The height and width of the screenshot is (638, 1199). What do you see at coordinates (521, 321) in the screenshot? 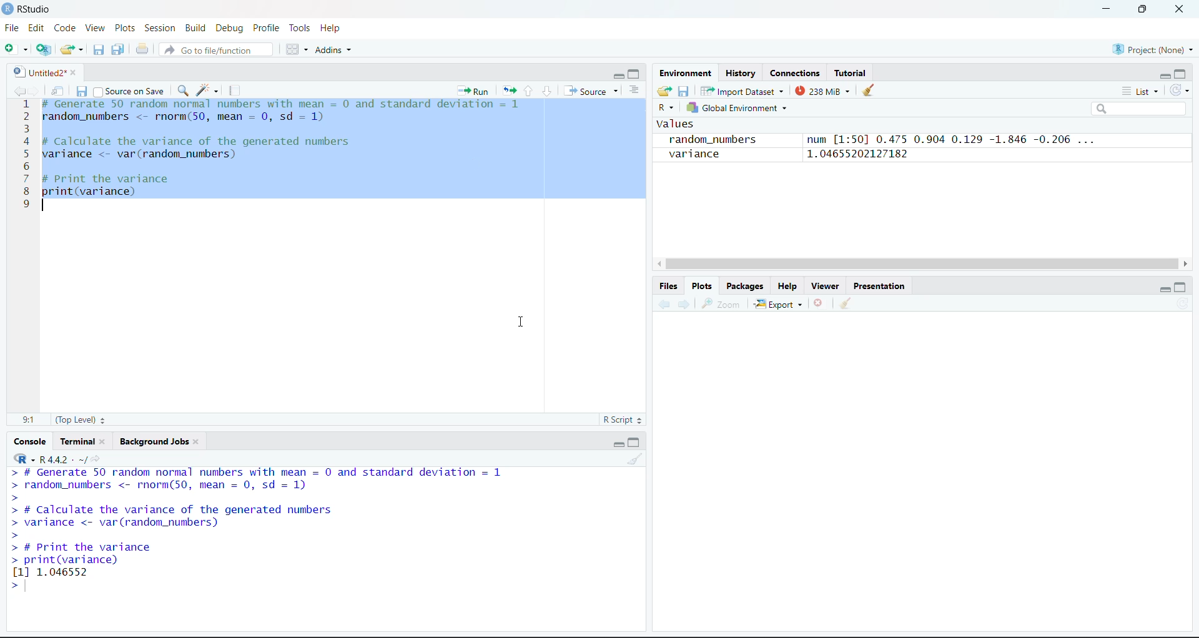
I see `cursor` at bounding box center [521, 321].